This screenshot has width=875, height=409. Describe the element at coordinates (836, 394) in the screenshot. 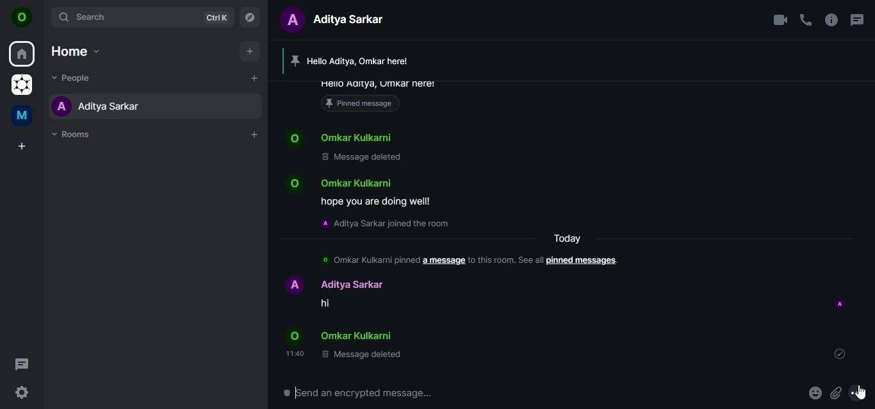

I see `attachments` at that location.